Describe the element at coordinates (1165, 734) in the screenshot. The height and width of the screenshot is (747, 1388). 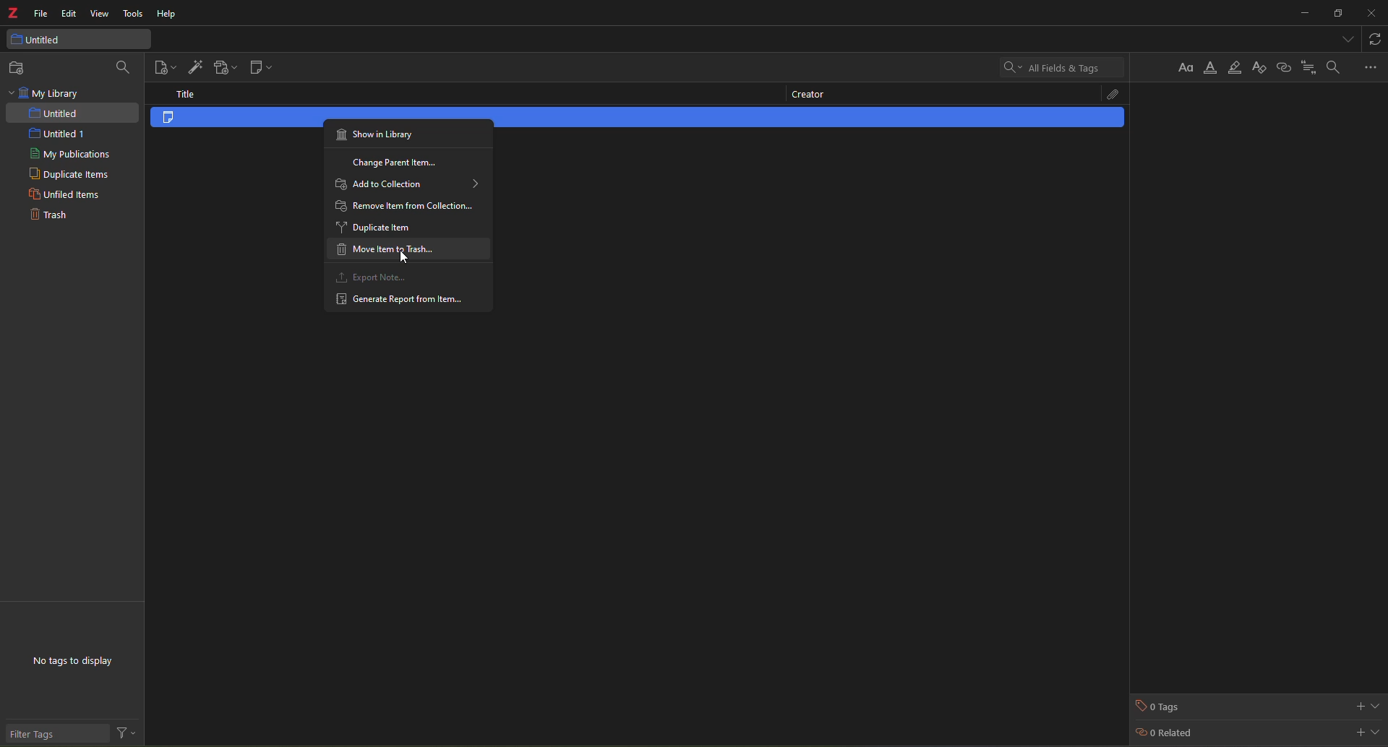
I see `related` at that location.